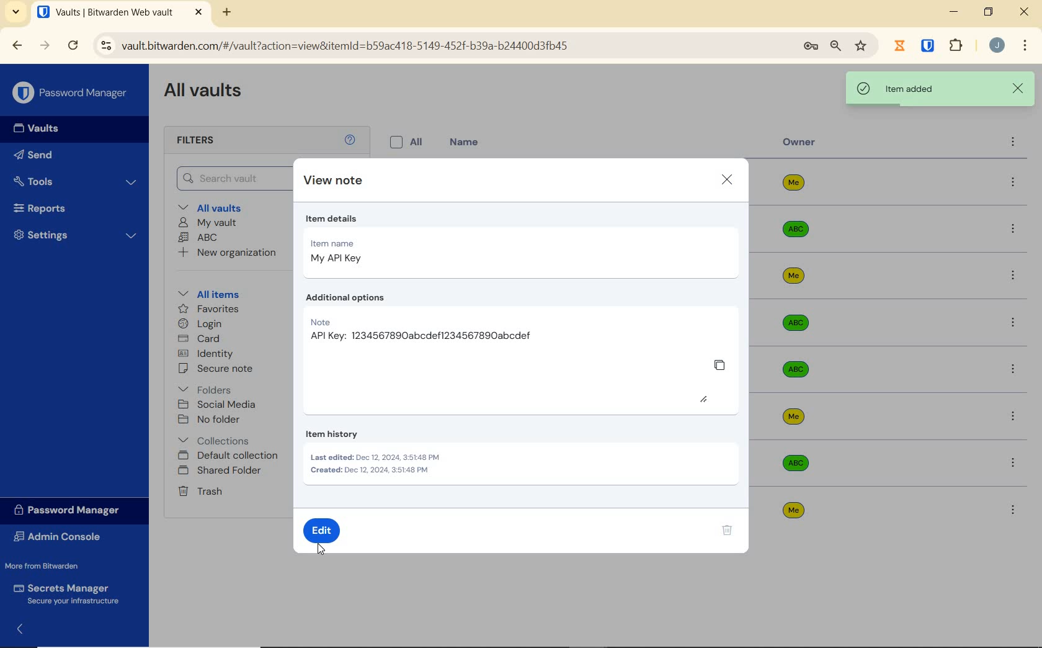  What do you see at coordinates (207, 390) in the screenshot?
I see `folders` at bounding box center [207, 390].